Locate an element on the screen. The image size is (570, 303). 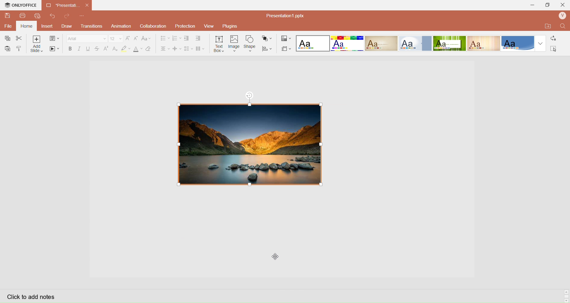
Home is located at coordinates (27, 26).